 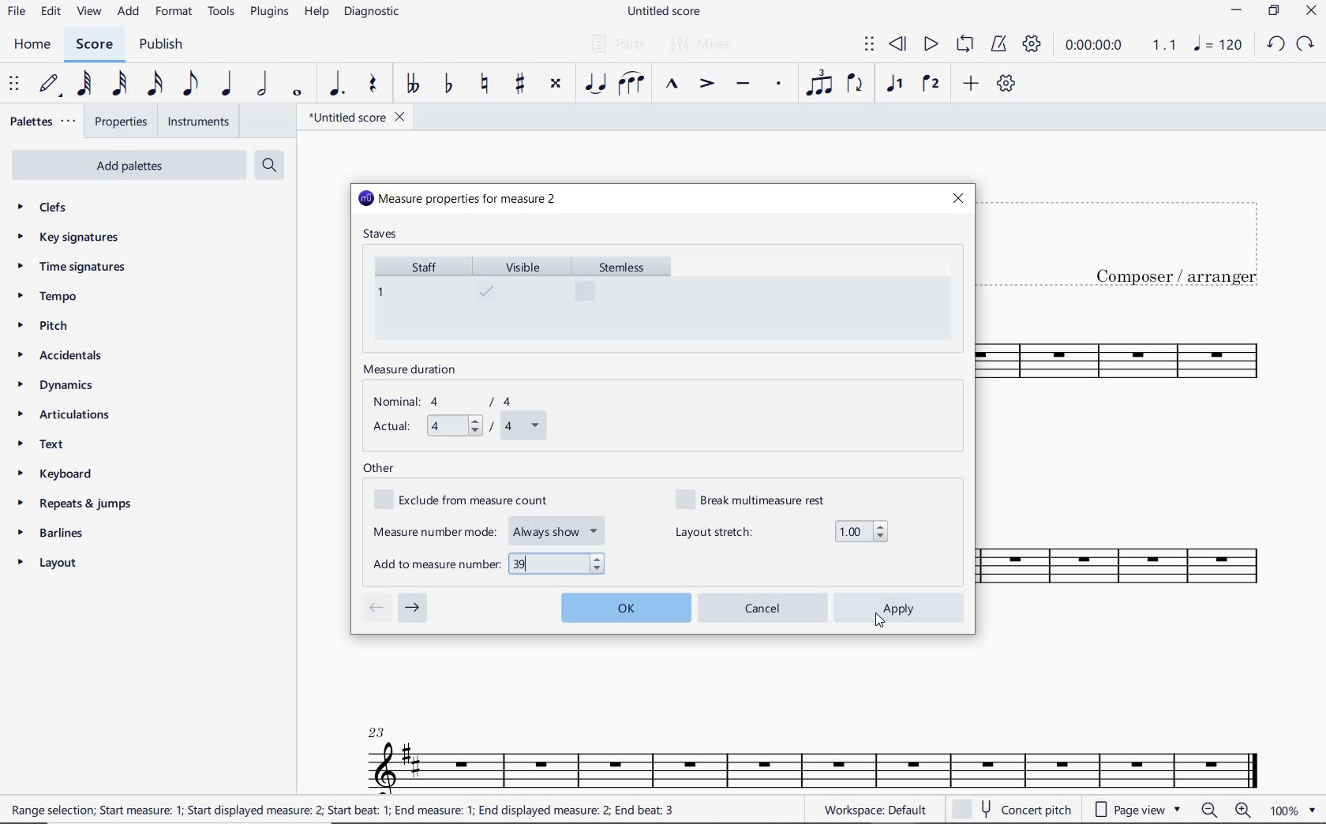 I want to click on TOGGLE-DOUBLE FLAT, so click(x=412, y=84).